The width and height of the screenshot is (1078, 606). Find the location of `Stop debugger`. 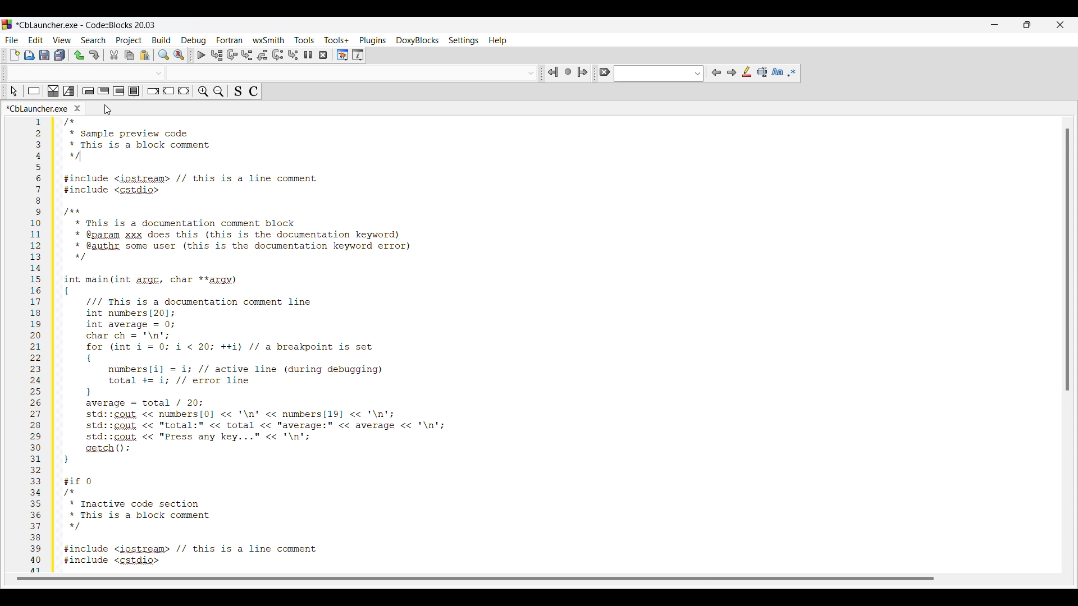

Stop debugger is located at coordinates (323, 55).